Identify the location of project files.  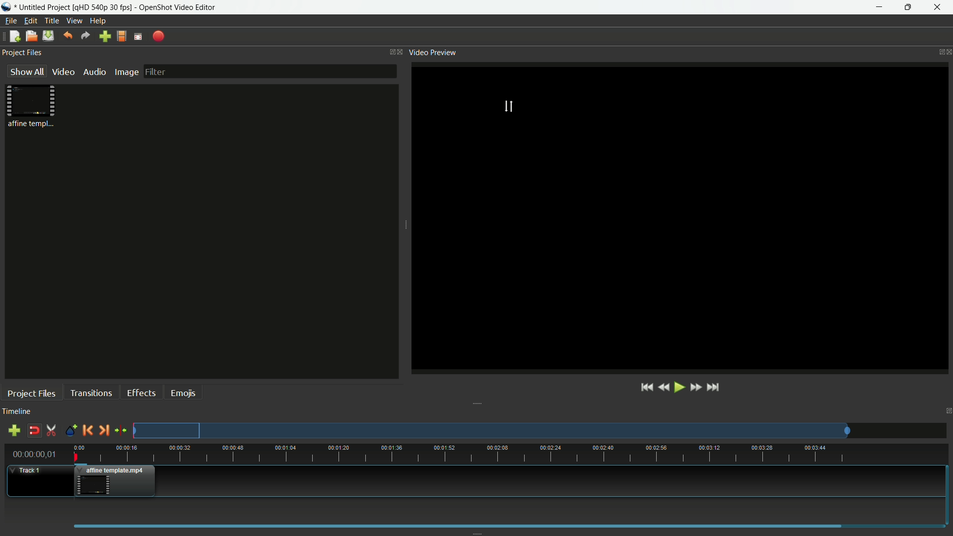
(31, 394).